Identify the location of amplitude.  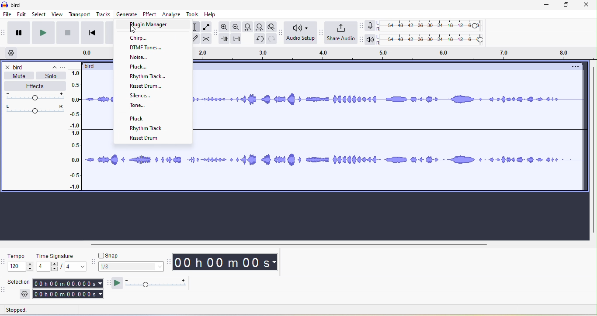
(77, 130).